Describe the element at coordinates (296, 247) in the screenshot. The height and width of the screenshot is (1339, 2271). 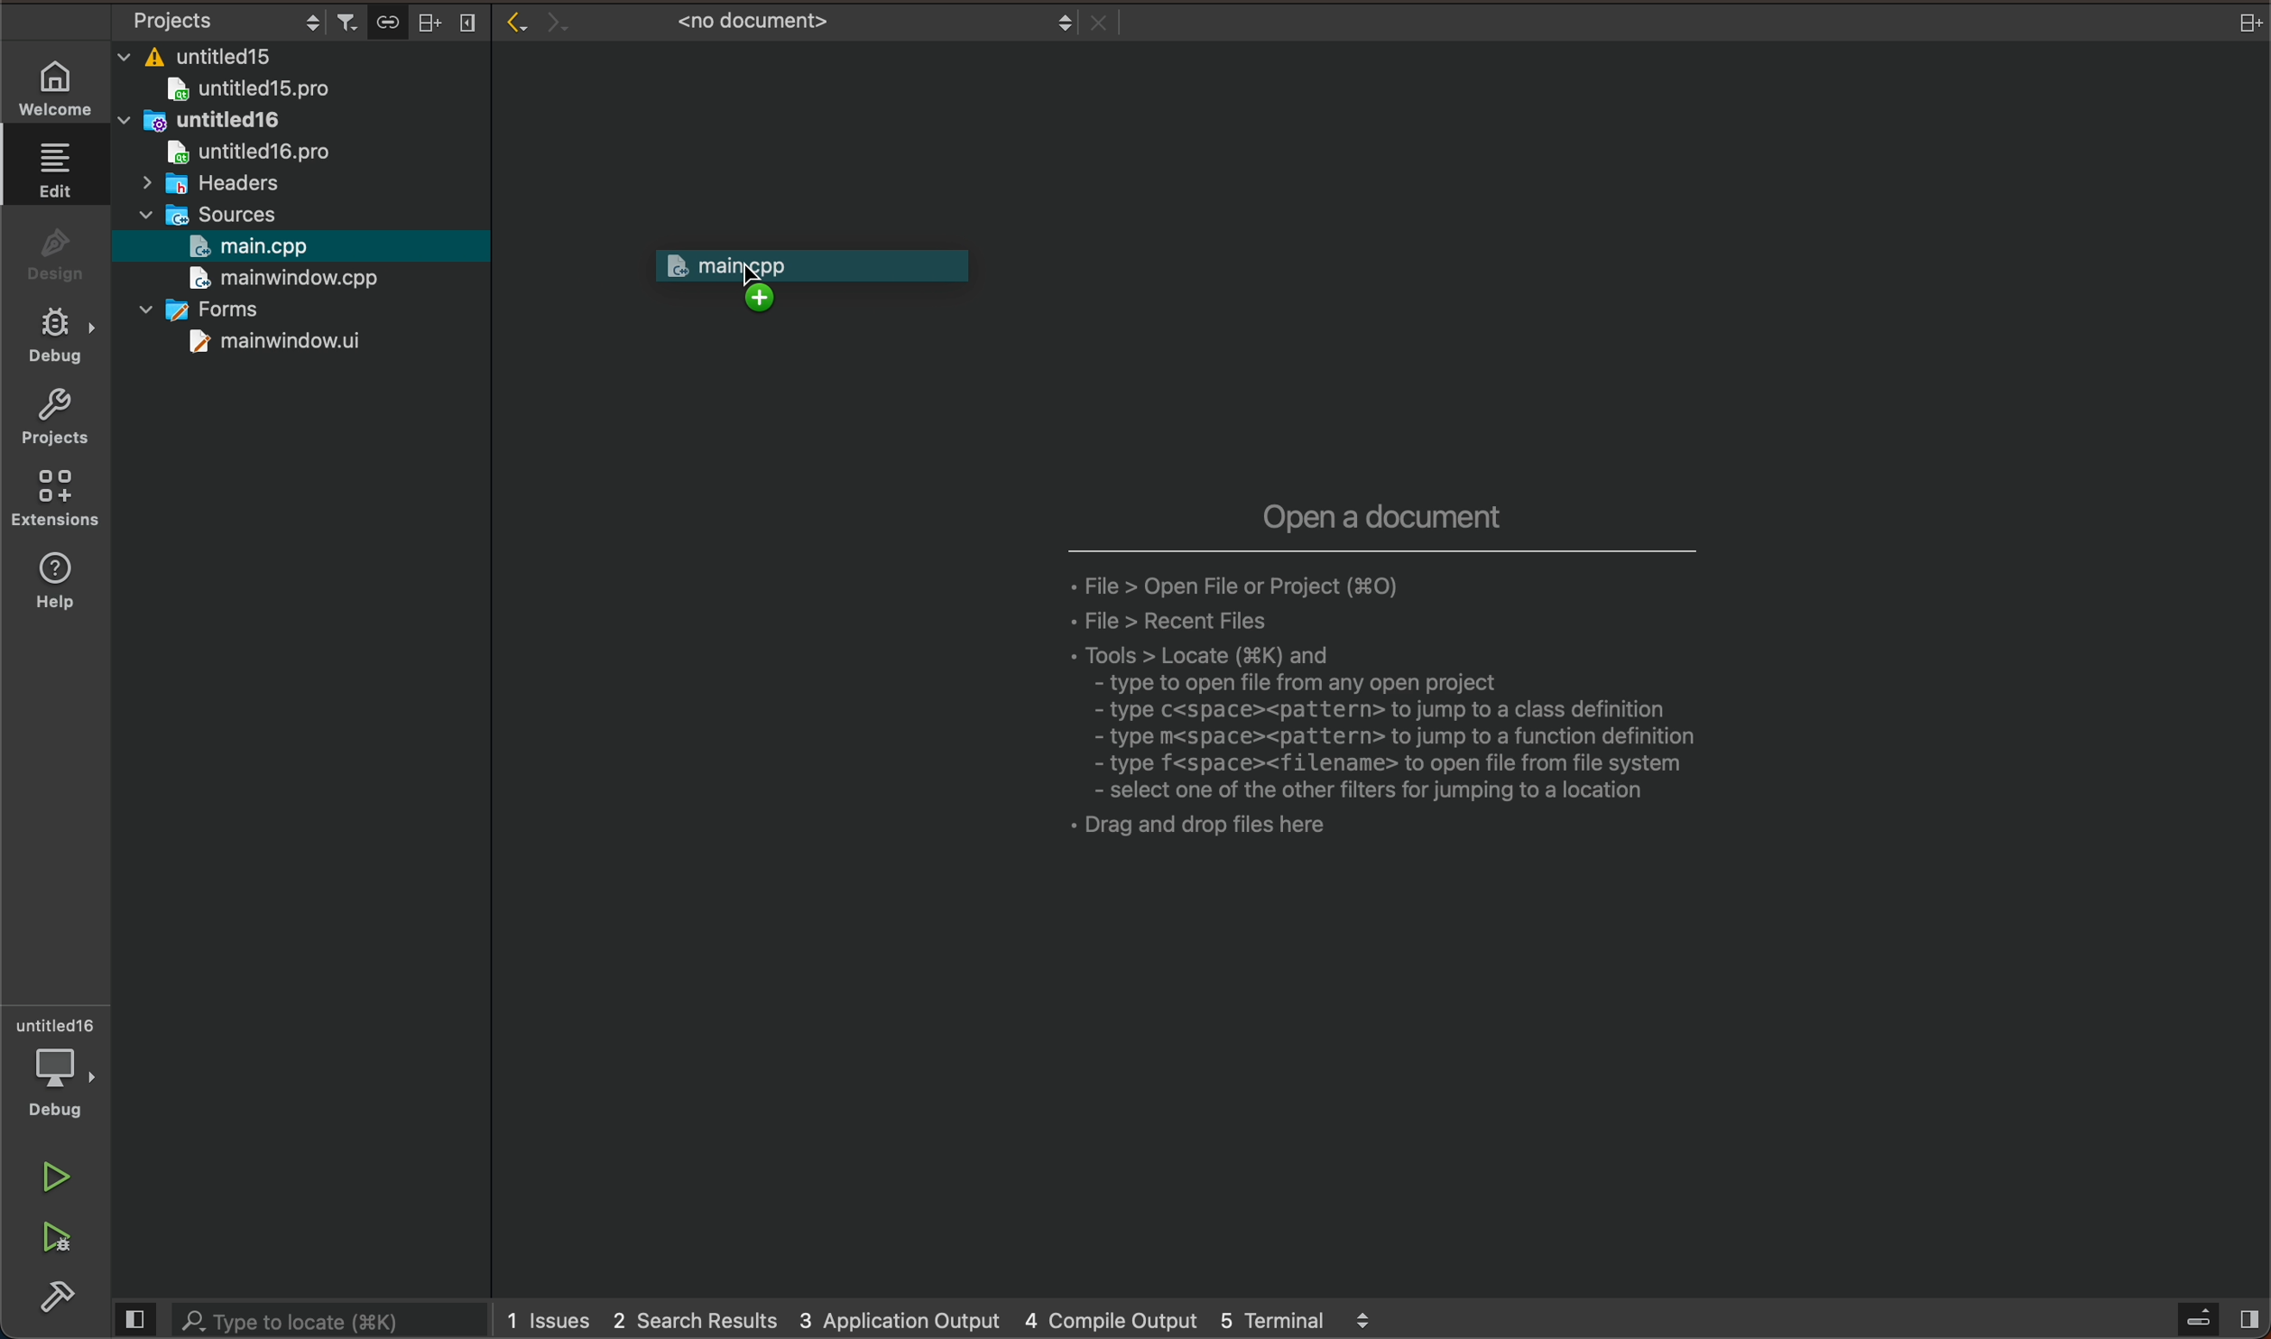
I see `selected file` at that location.